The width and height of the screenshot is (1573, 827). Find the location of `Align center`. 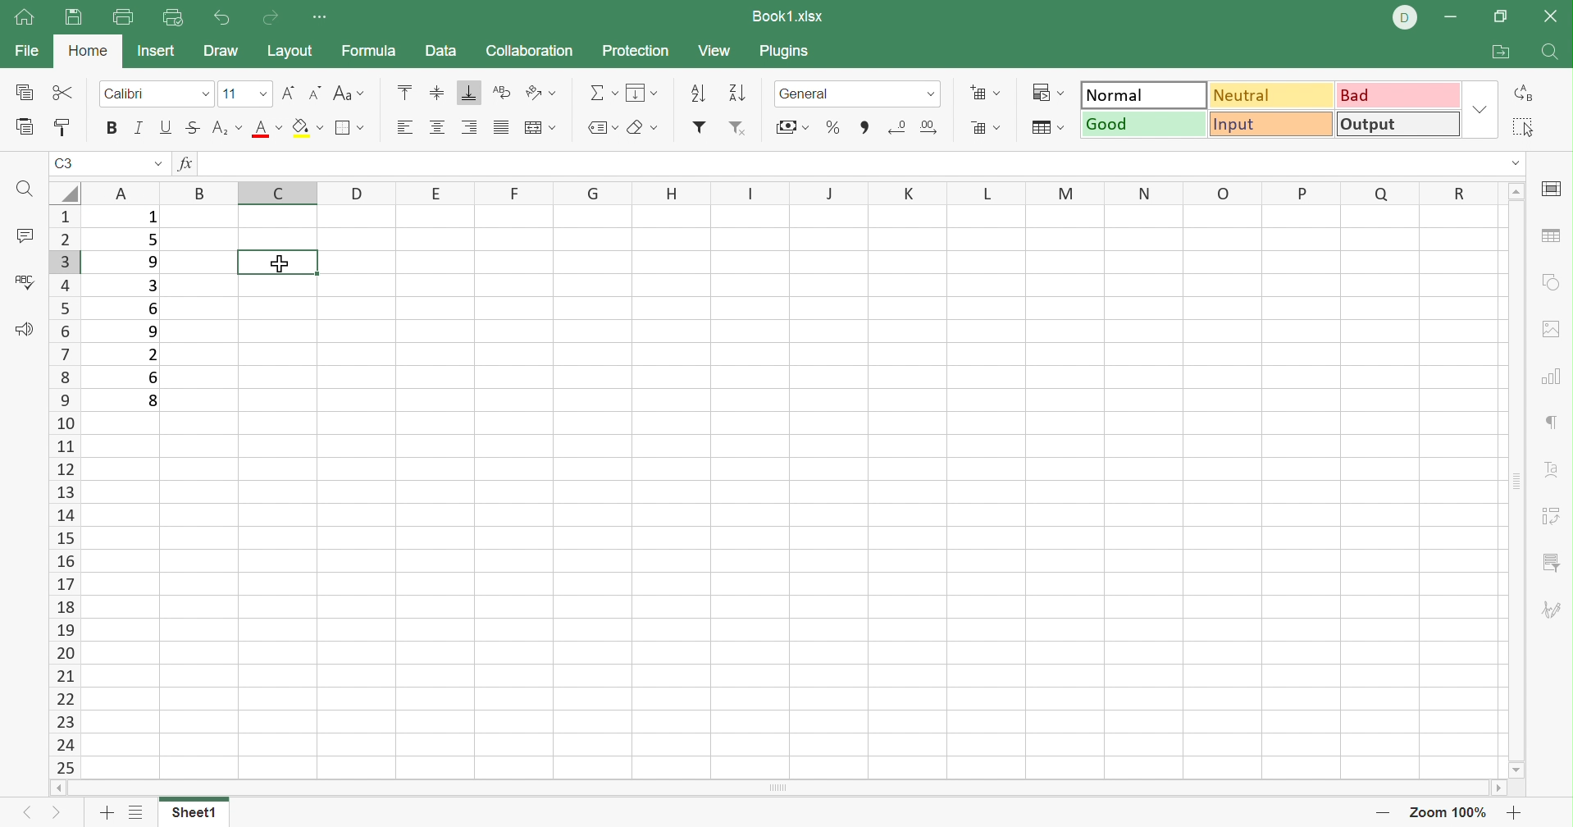

Align center is located at coordinates (438, 129).